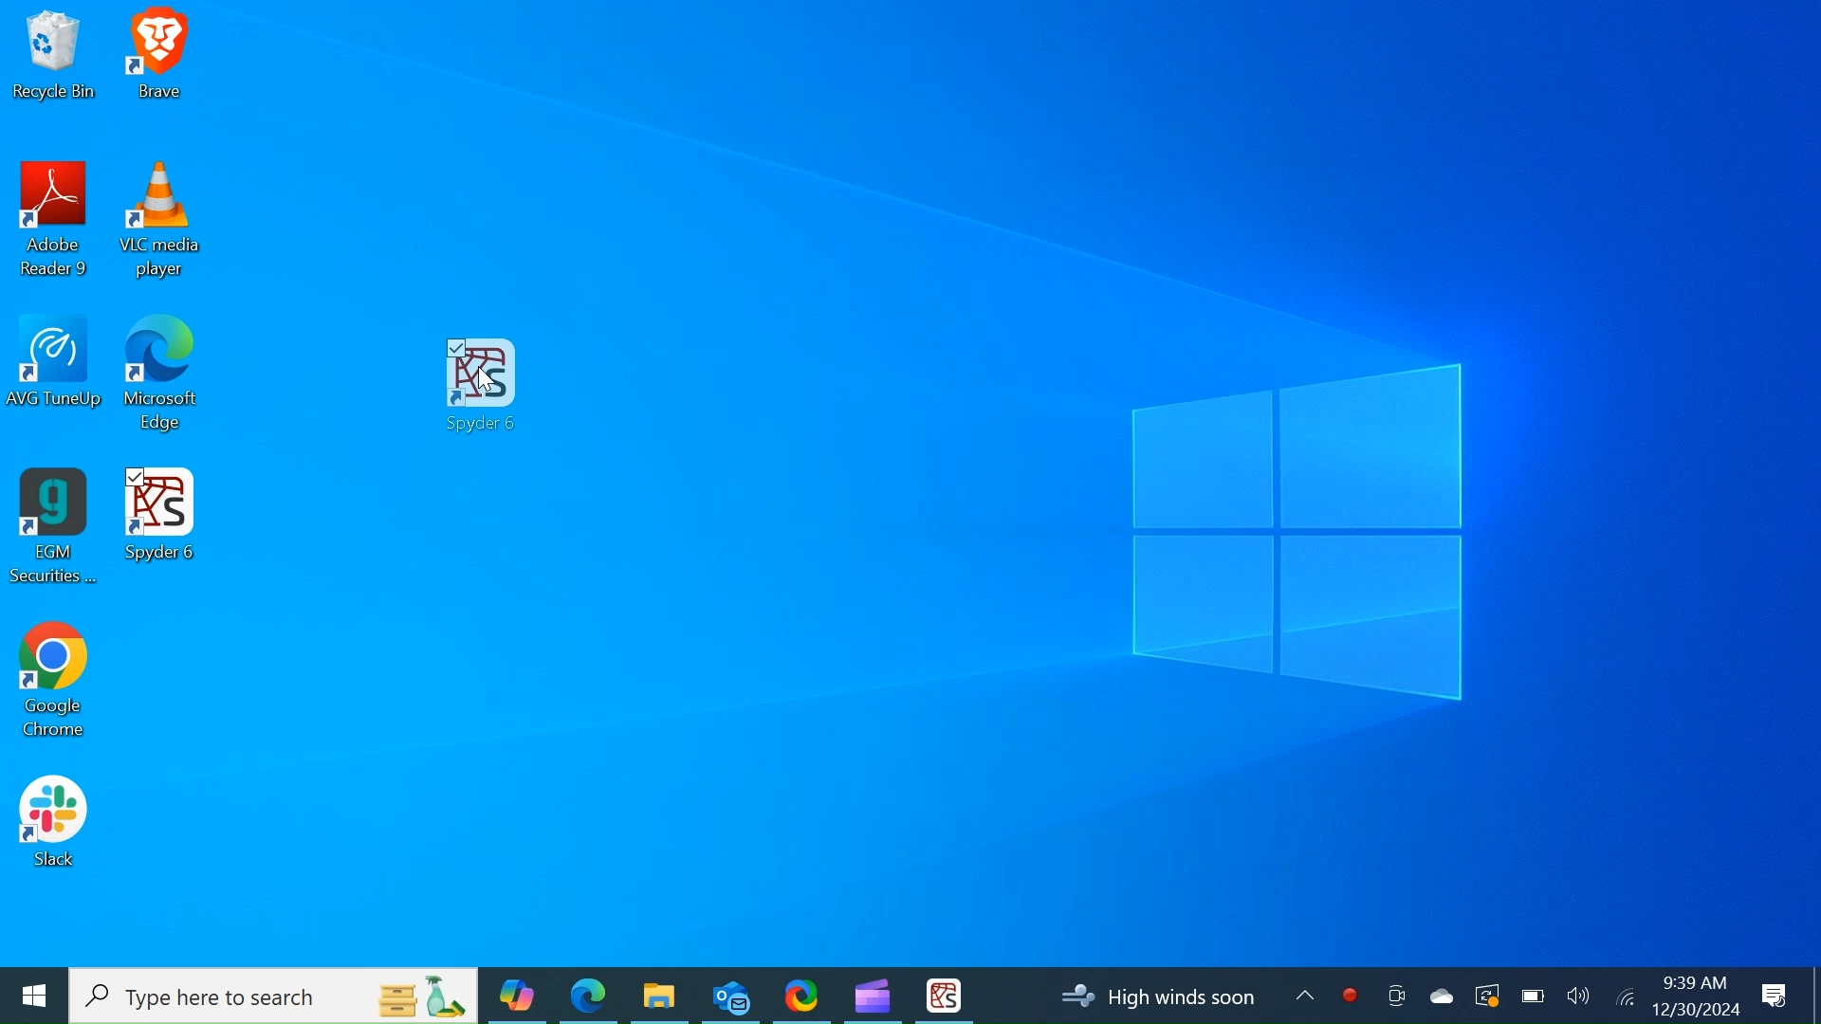 The image size is (1821, 1024). Describe the element at coordinates (1532, 996) in the screenshot. I see `Charge` at that location.